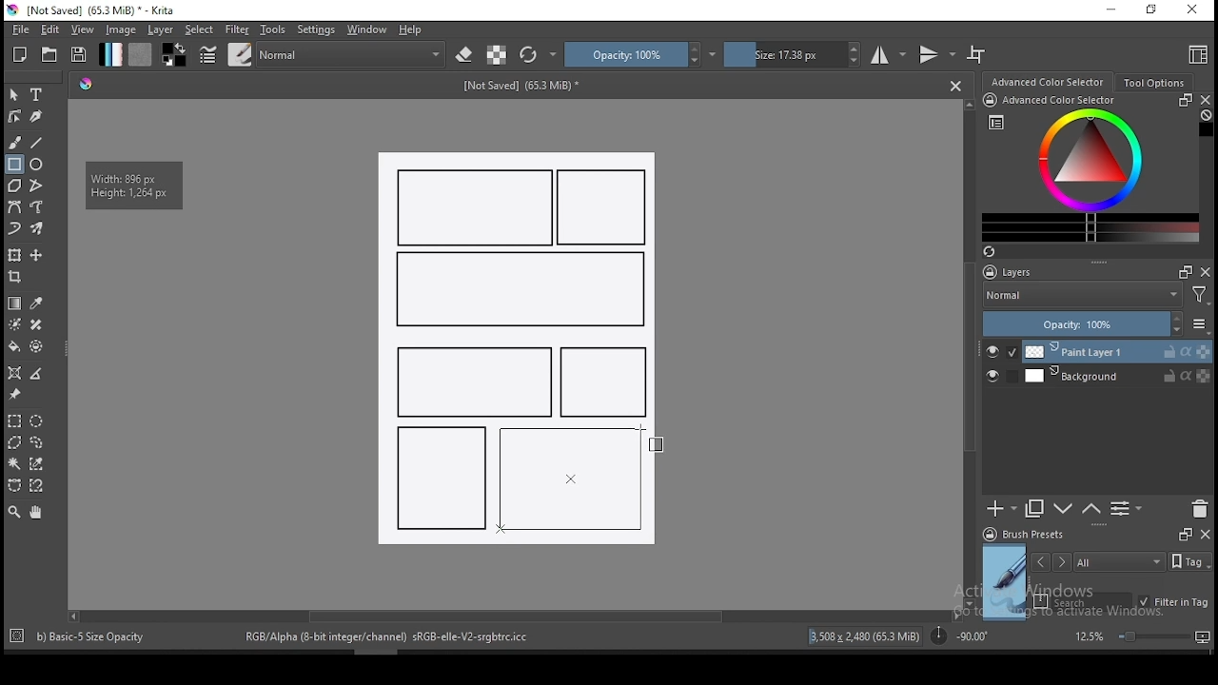  I want to click on brush settings, so click(206, 54).